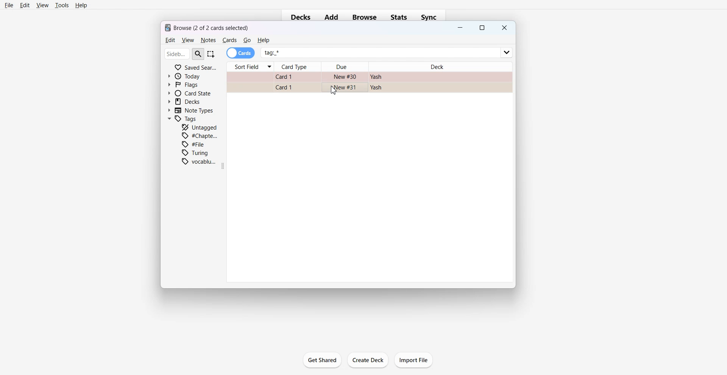 This screenshot has width=727, height=375. What do you see at coordinates (364, 17) in the screenshot?
I see `Browse` at bounding box center [364, 17].